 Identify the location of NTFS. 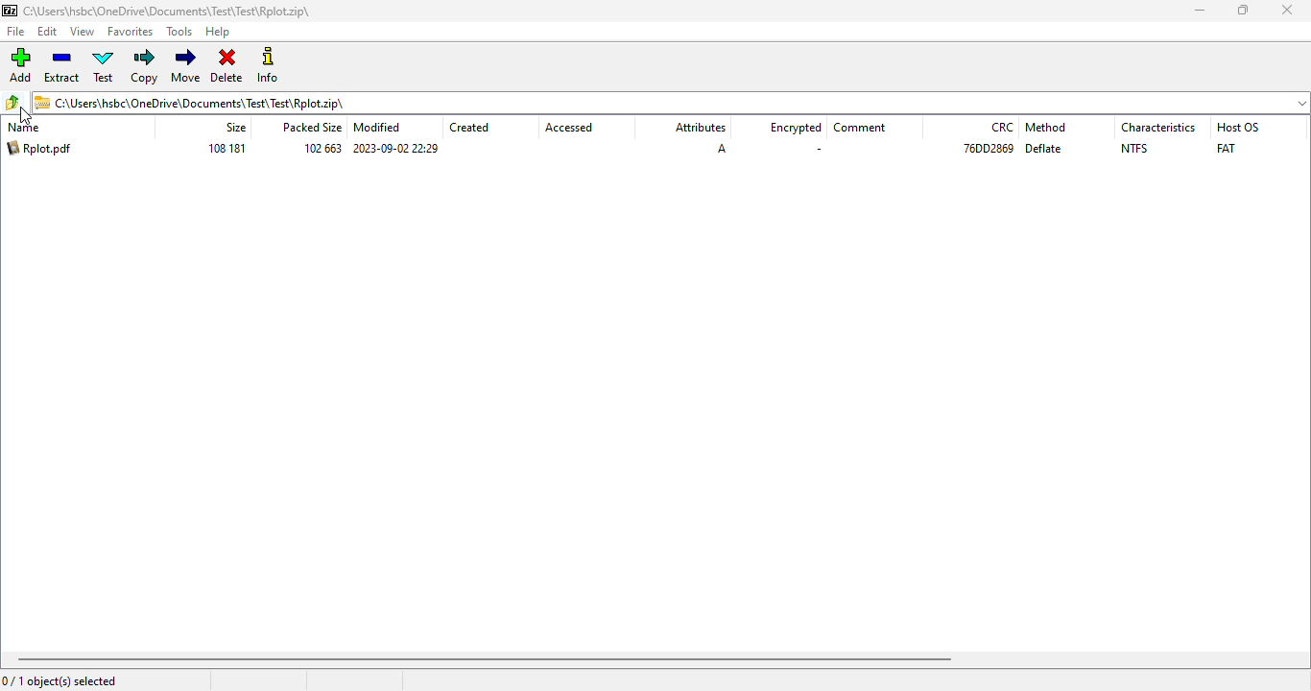
(1136, 150).